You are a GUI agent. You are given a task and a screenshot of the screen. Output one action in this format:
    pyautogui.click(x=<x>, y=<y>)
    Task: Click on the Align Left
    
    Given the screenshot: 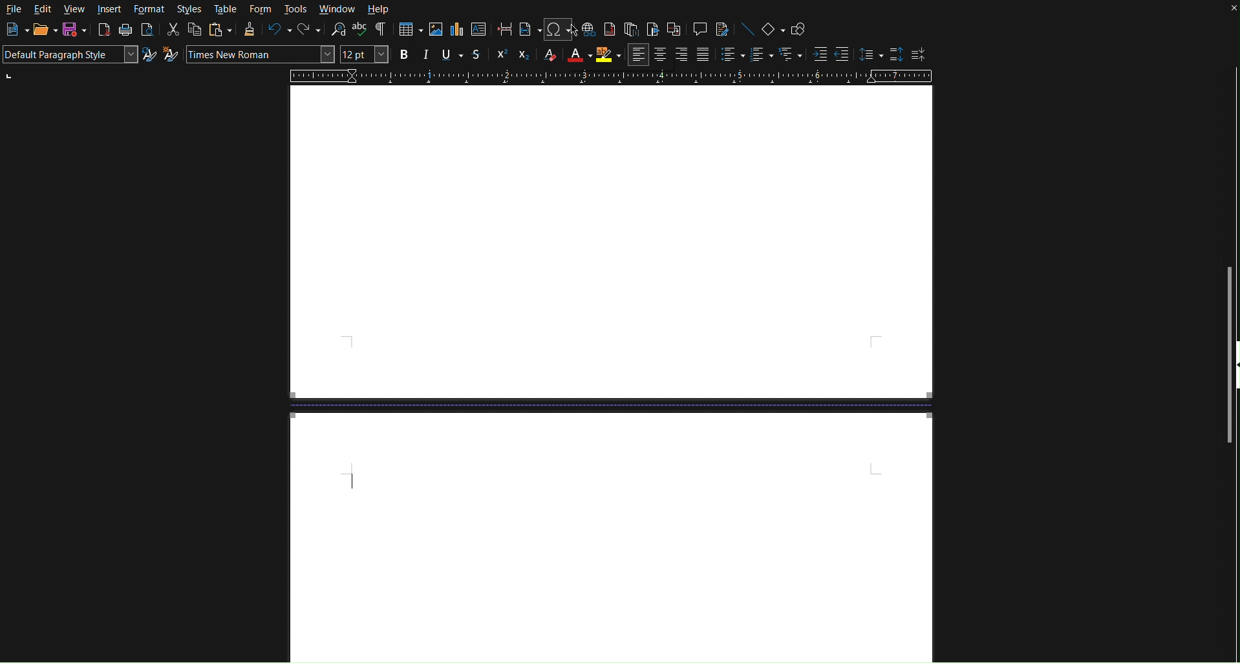 What is the action you would take?
    pyautogui.click(x=639, y=55)
    